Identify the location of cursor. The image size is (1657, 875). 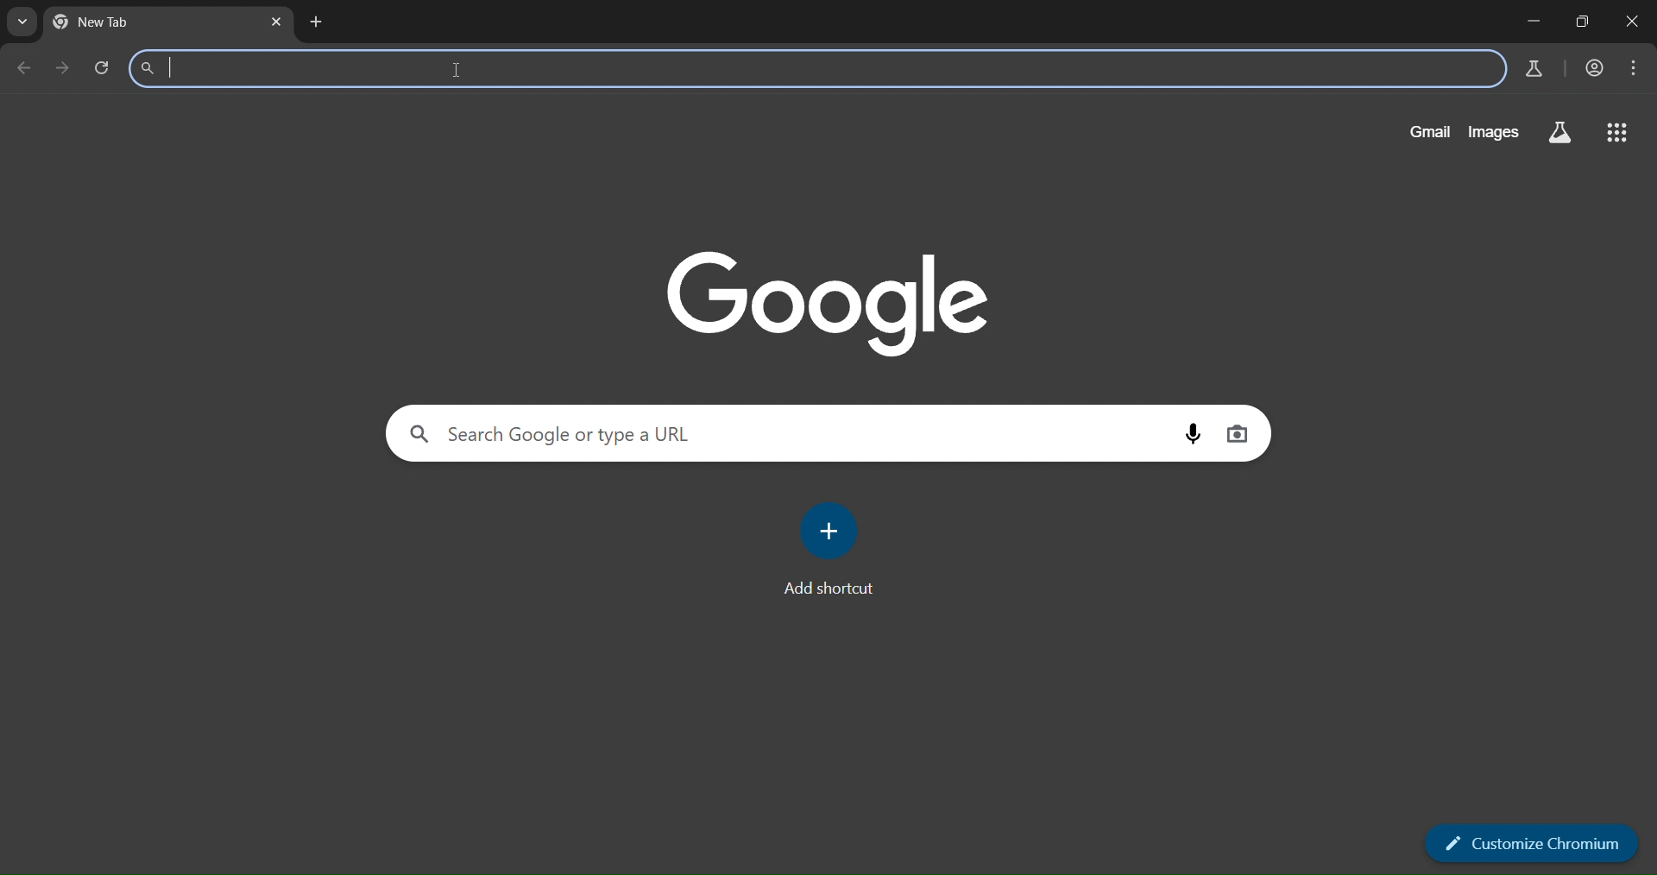
(456, 78).